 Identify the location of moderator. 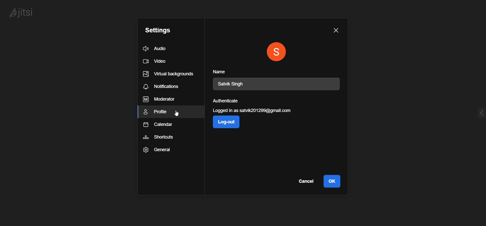
(159, 100).